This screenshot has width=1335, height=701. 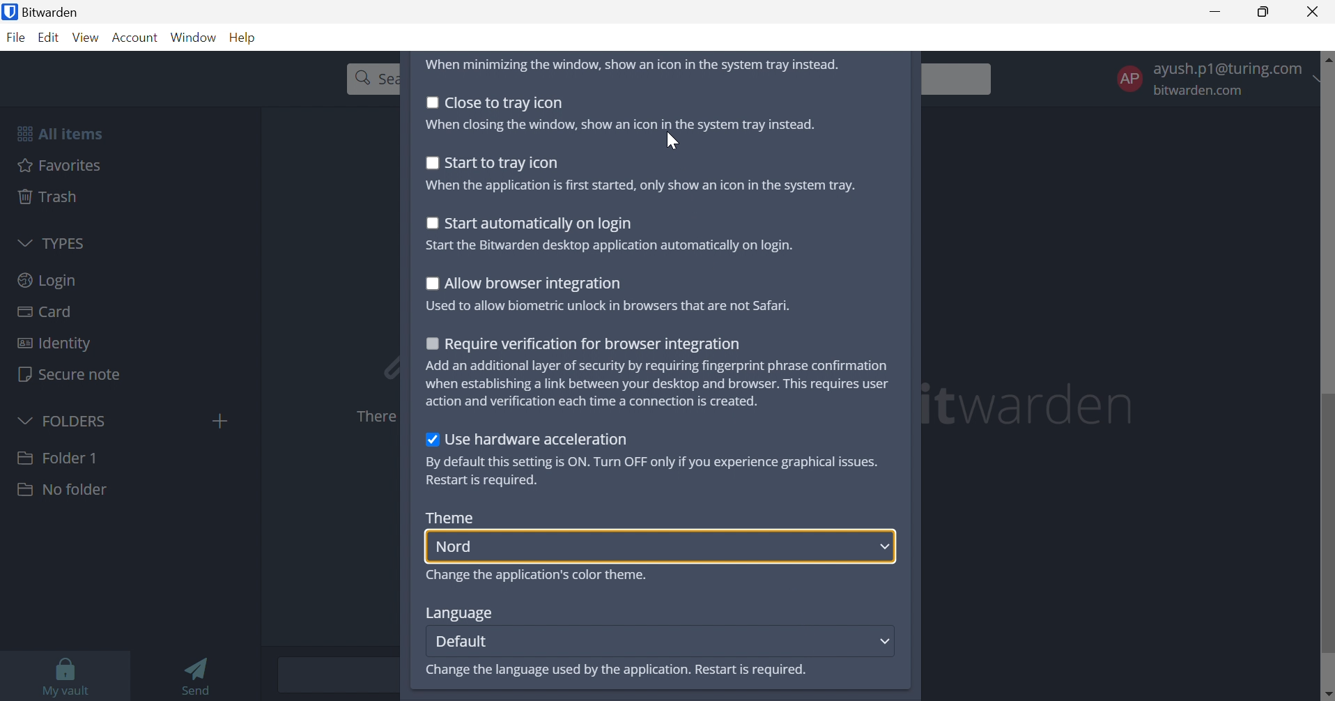 What do you see at coordinates (47, 312) in the screenshot?
I see `Card` at bounding box center [47, 312].